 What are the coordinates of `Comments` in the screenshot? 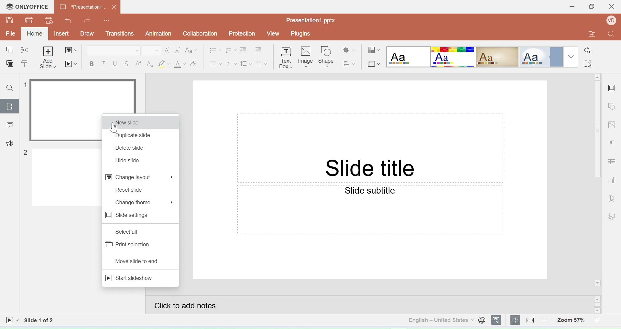 It's located at (9, 124).